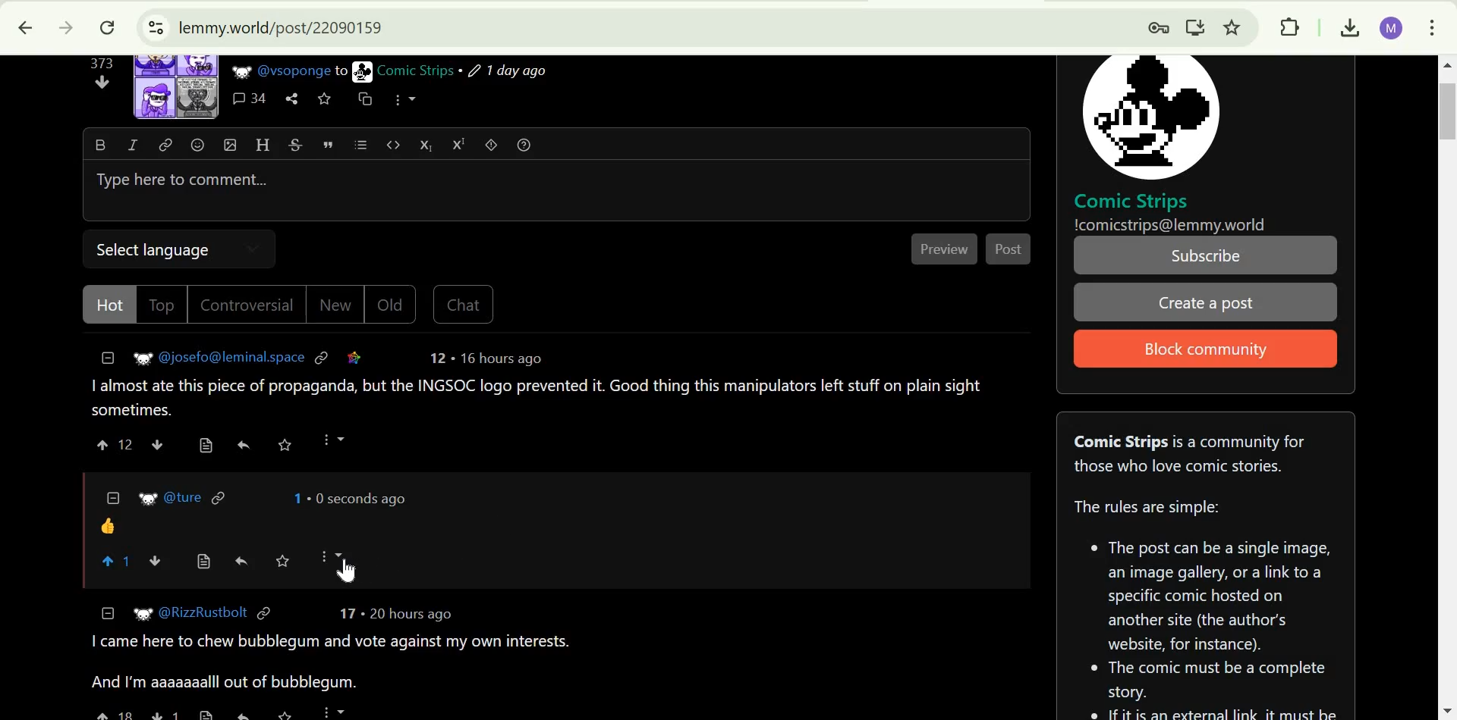 The image size is (1457, 720). Describe the element at coordinates (285, 445) in the screenshot. I see `save` at that location.